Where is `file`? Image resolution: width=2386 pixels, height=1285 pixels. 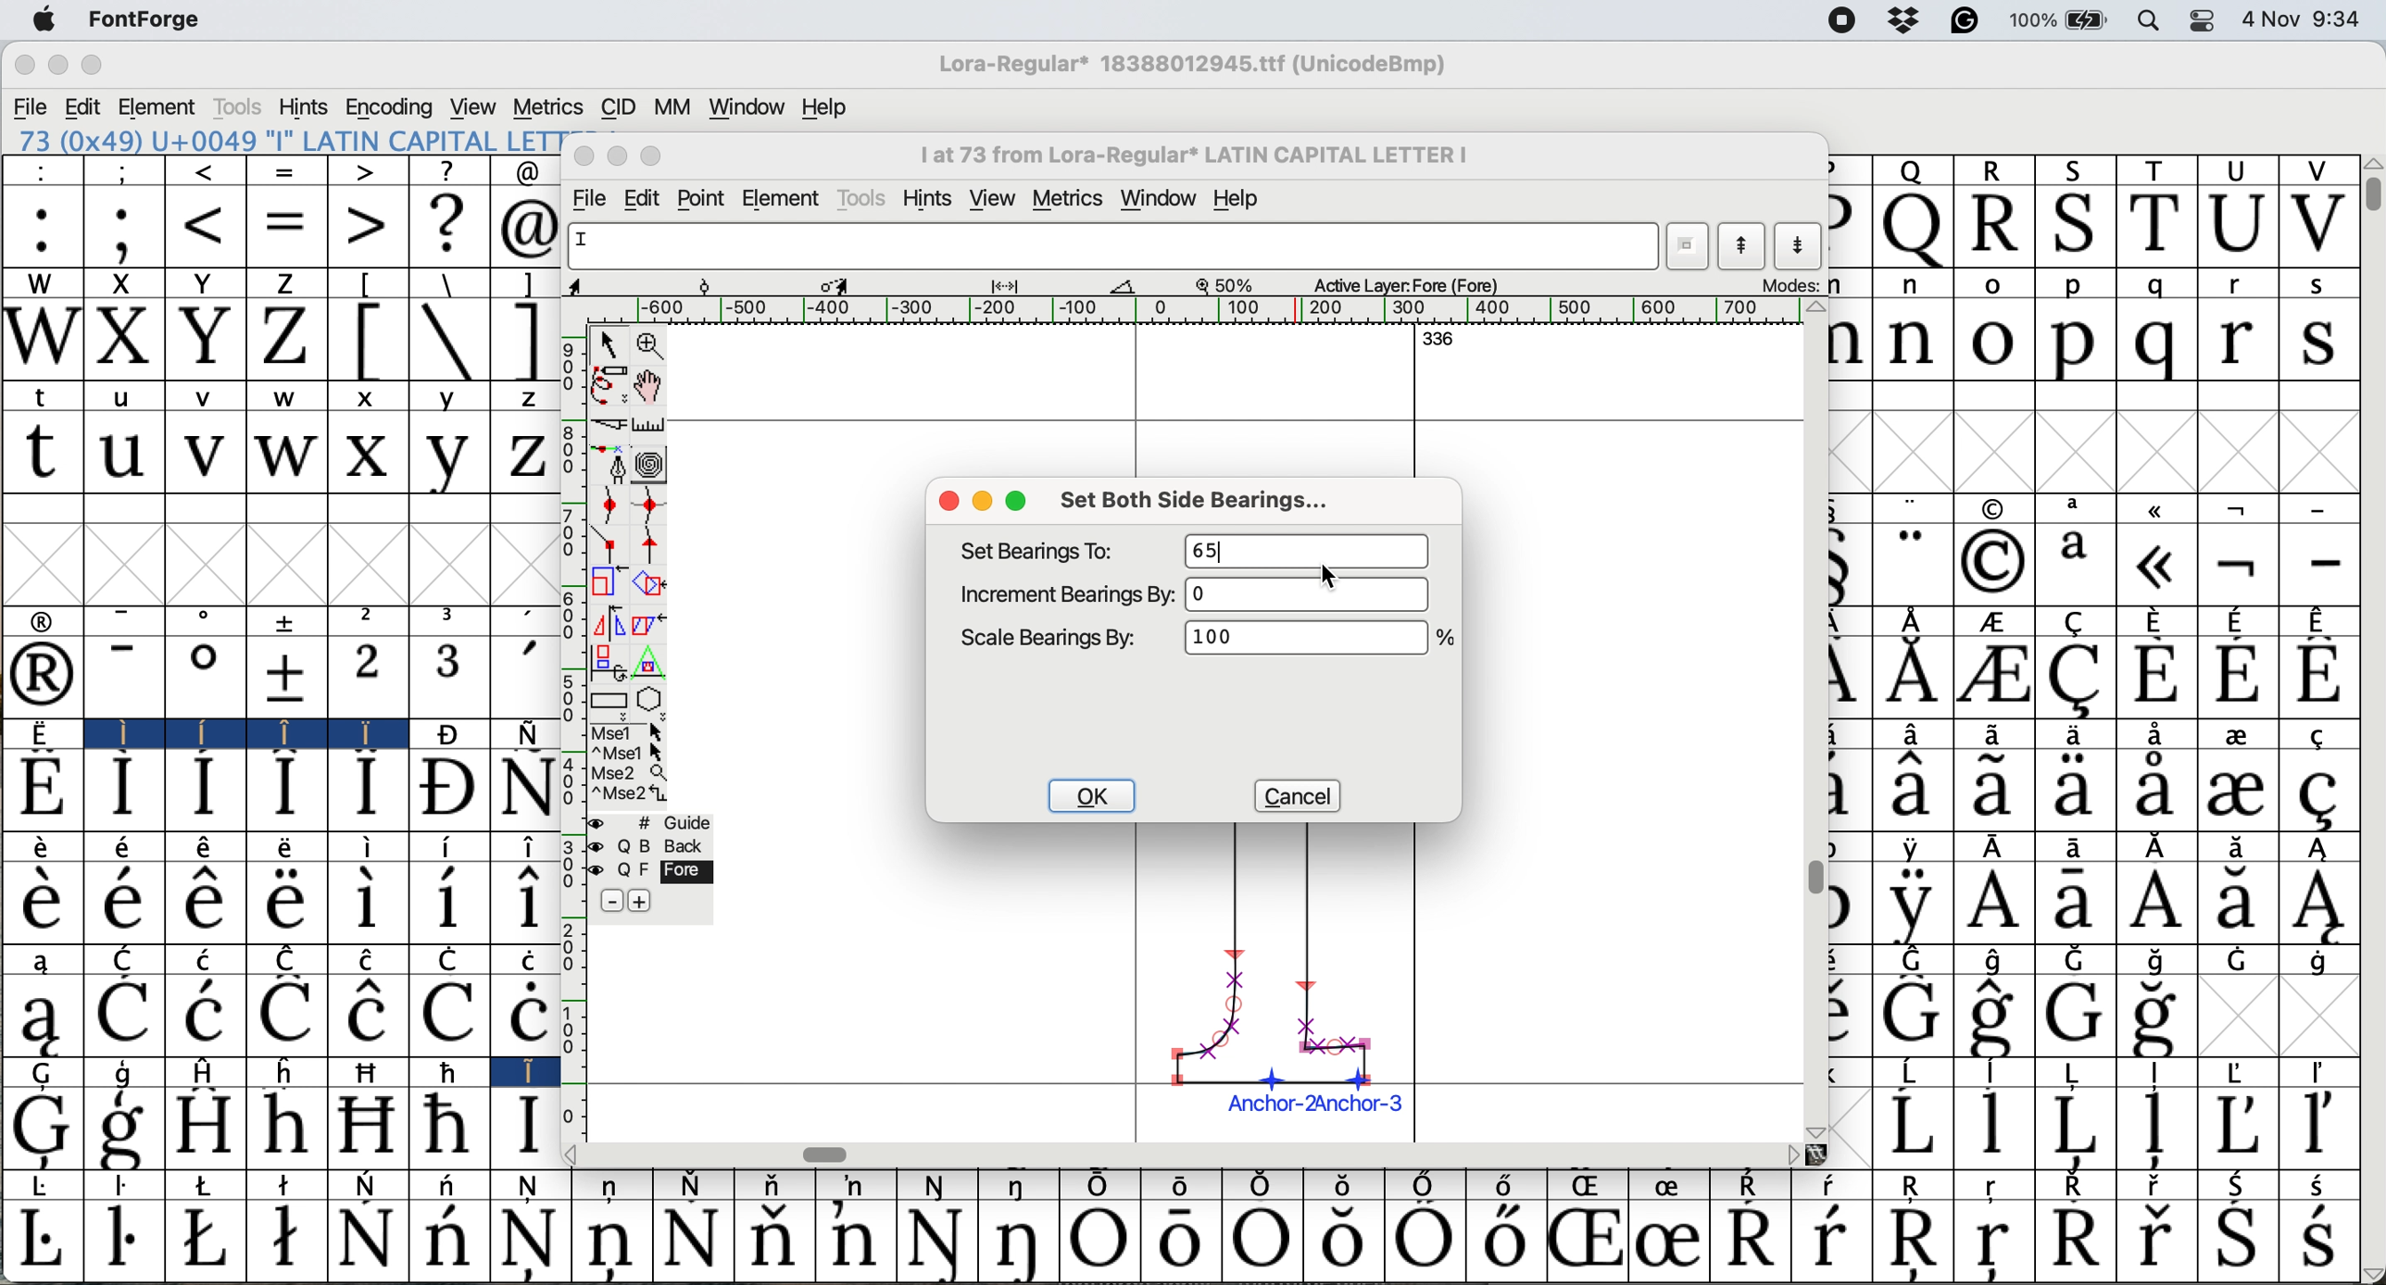 file is located at coordinates (29, 107).